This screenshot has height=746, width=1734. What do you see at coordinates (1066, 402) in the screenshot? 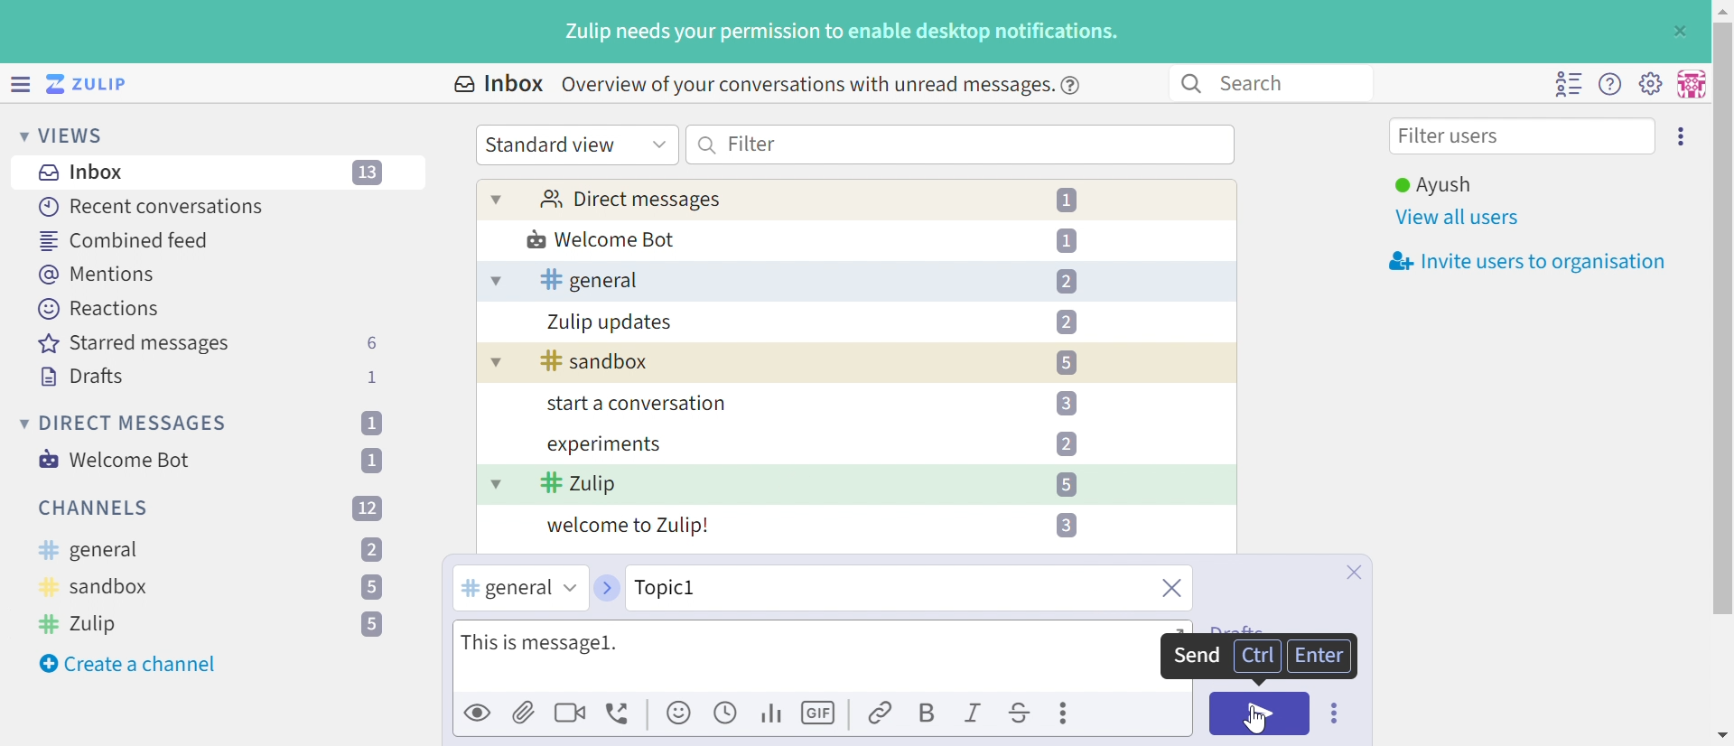
I see `3` at bounding box center [1066, 402].